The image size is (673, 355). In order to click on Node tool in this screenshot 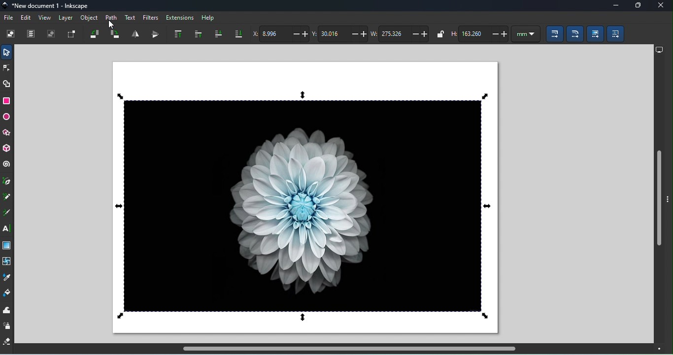, I will do `click(8, 67)`.